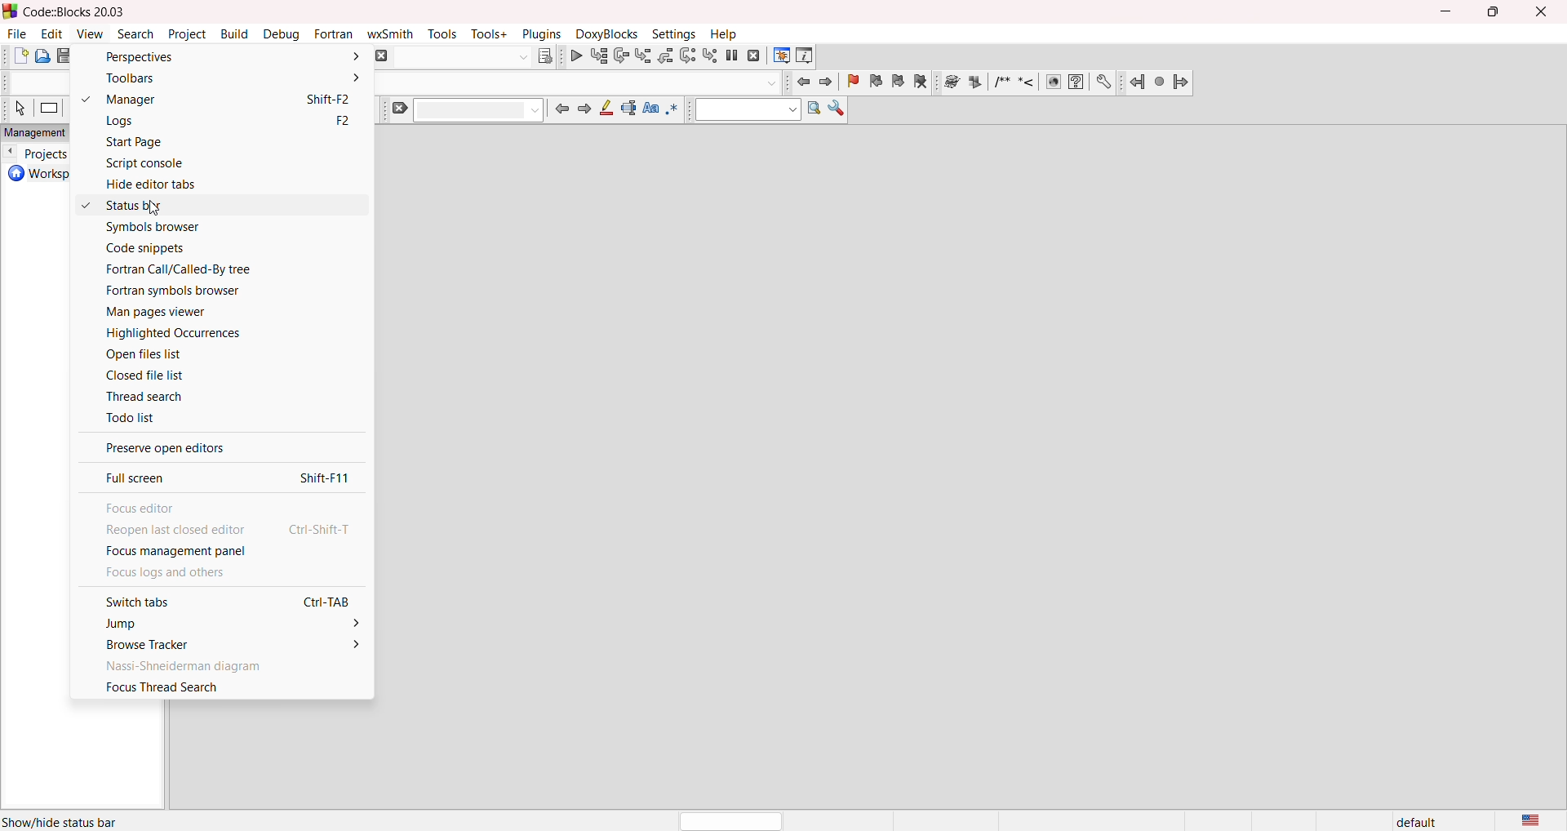 The width and height of the screenshot is (1567, 831). What do you see at coordinates (444, 33) in the screenshot?
I see `tools` at bounding box center [444, 33].